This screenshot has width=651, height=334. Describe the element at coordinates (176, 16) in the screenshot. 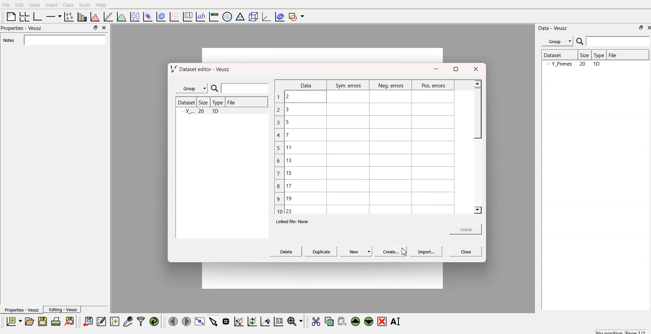

I see `plot a vector field` at that location.